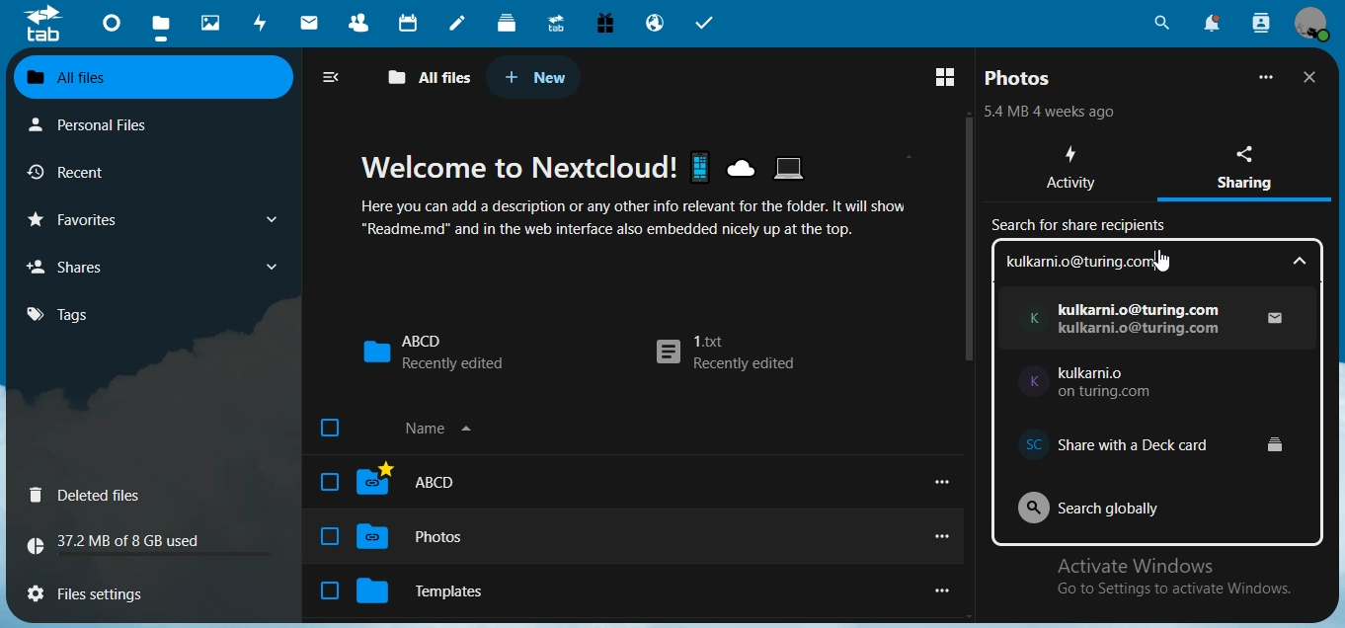 This screenshot has width=1345, height=628. What do you see at coordinates (364, 25) in the screenshot?
I see `contacts` at bounding box center [364, 25].